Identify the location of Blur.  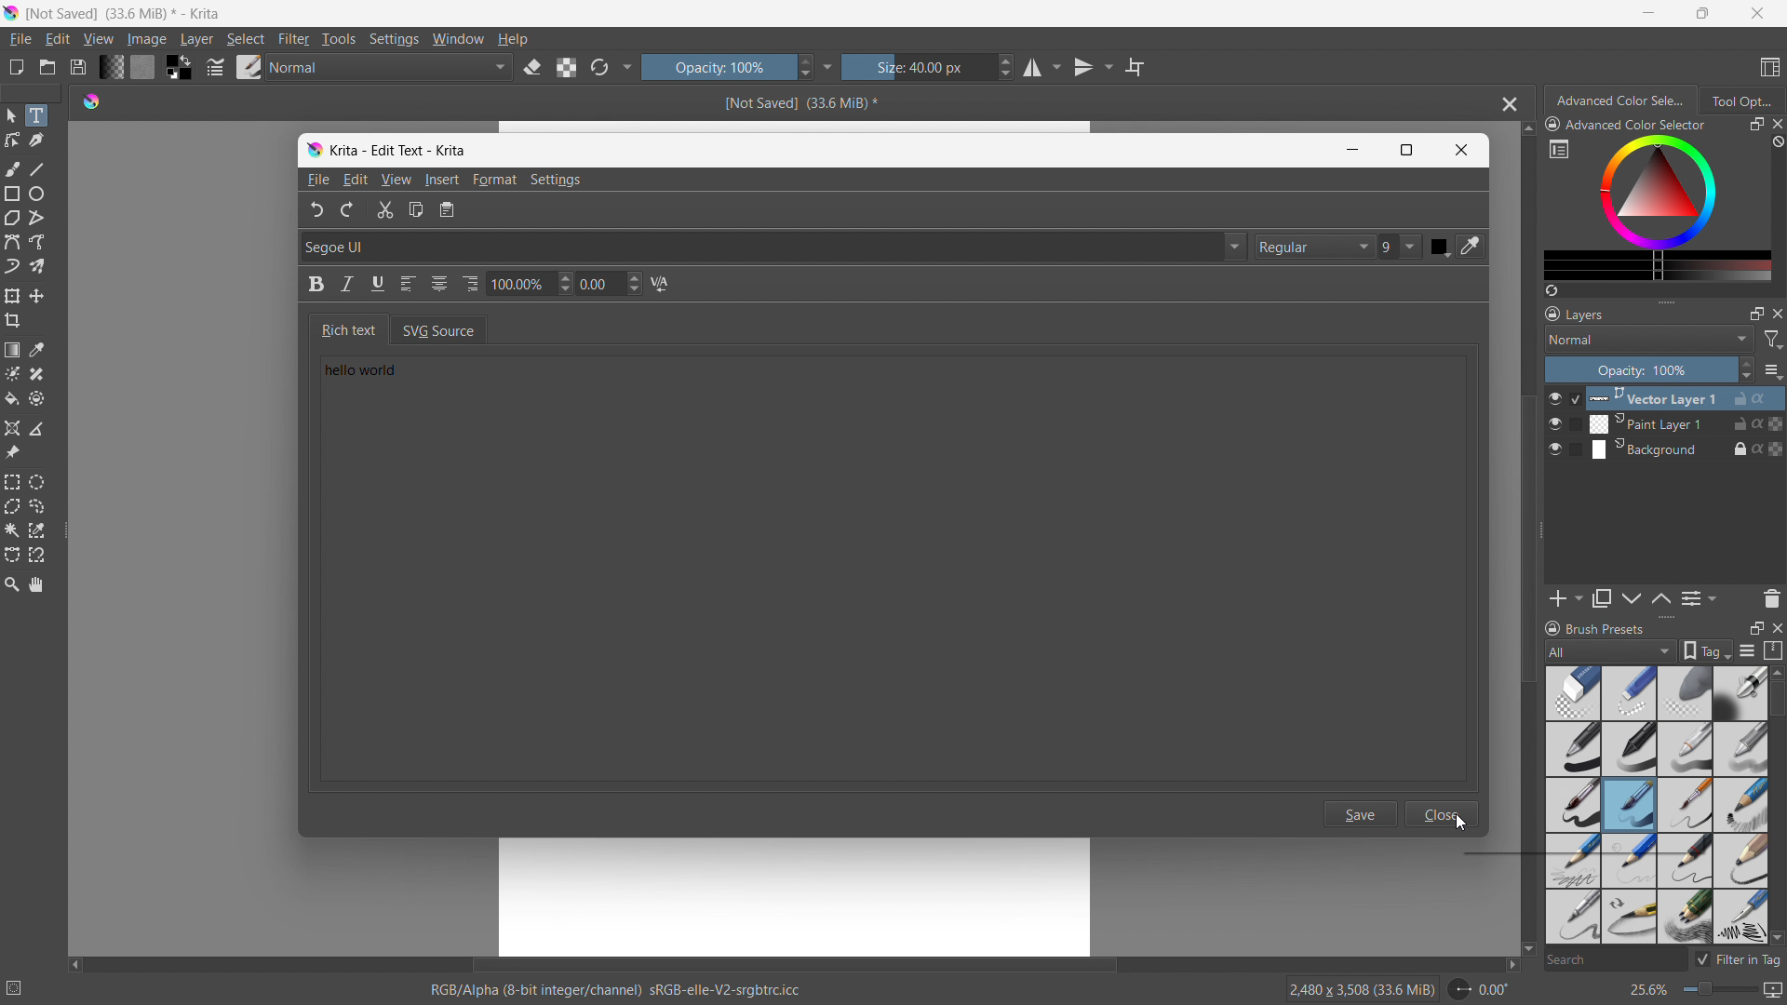
(1574, 692).